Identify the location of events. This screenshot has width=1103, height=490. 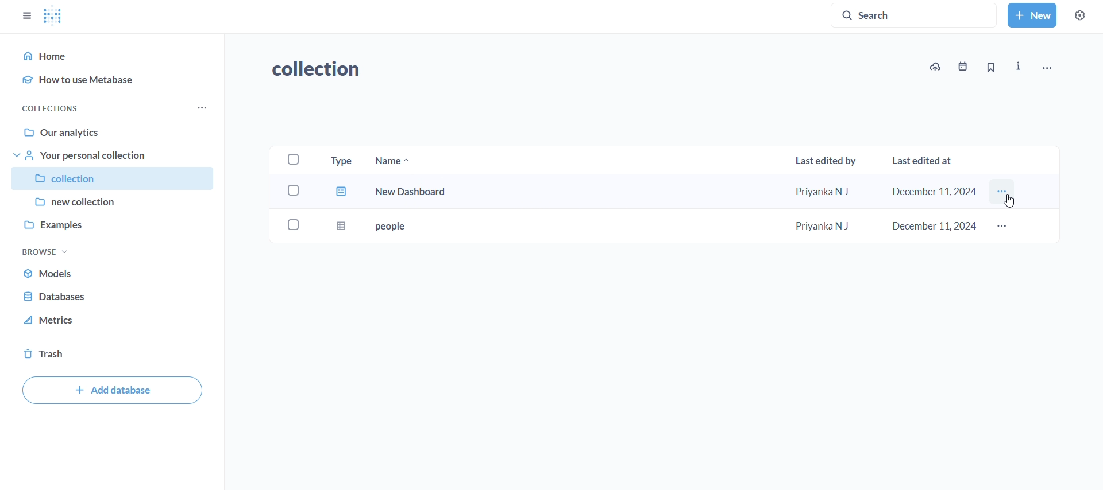
(962, 67).